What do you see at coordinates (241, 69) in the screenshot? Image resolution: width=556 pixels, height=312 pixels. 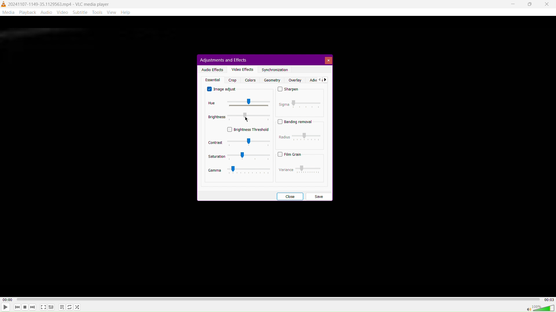 I see `Video Effects` at bounding box center [241, 69].